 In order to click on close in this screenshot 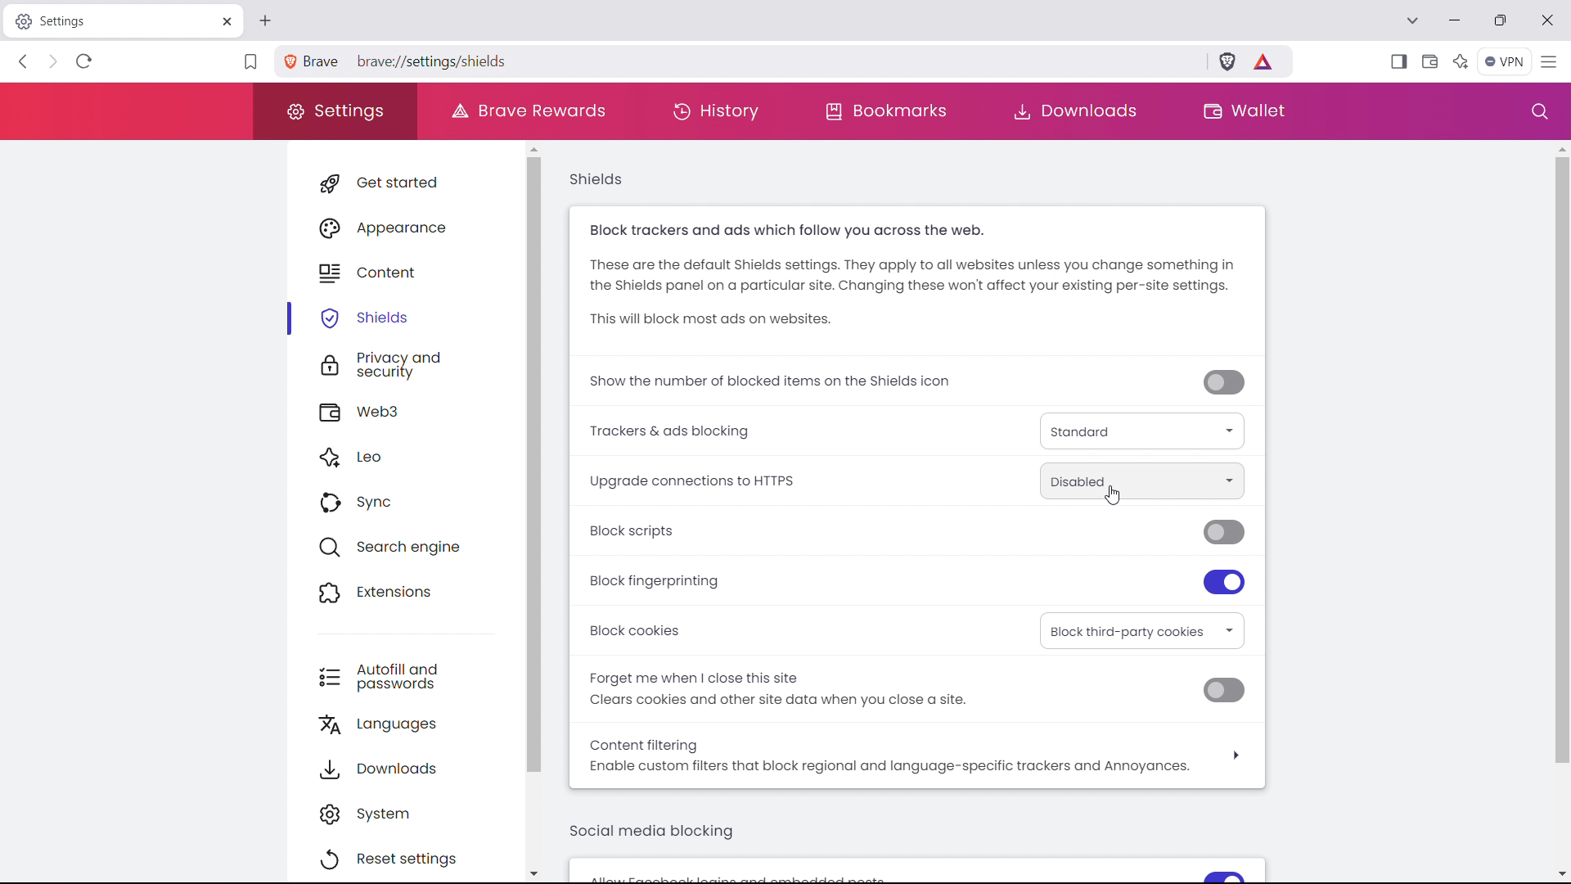, I will do `click(1546, 20)`.